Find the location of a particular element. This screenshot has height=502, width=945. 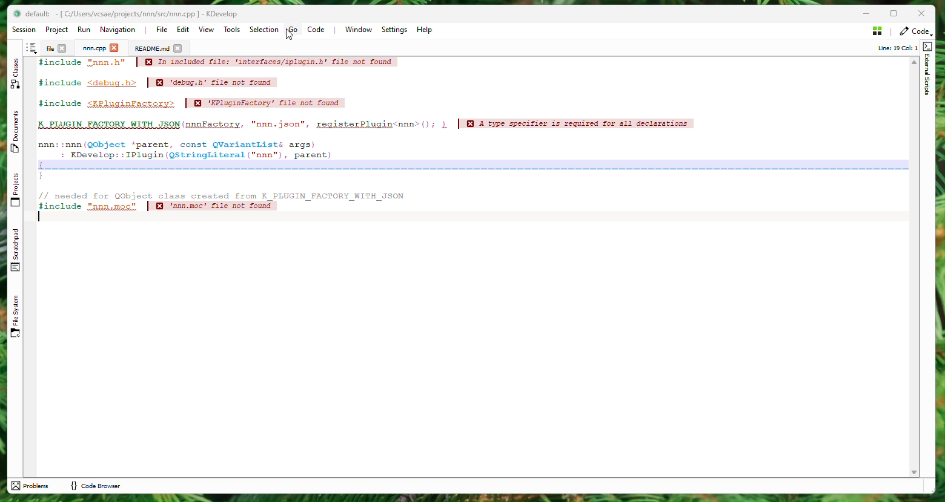

Tools is located at coordinates (234, 30).